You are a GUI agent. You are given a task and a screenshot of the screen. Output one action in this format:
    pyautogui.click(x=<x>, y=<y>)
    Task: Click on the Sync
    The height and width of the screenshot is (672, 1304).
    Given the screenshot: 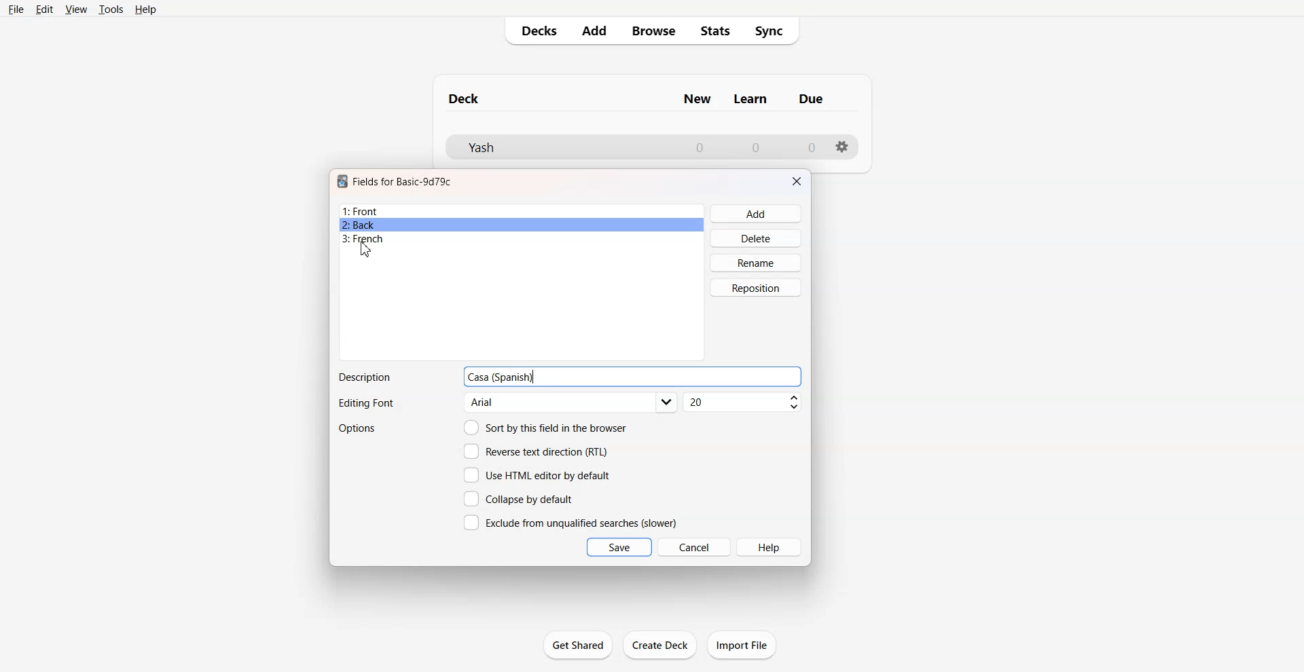 What is the action you would take?
    pyautogui.click(x=774, y=31)
    